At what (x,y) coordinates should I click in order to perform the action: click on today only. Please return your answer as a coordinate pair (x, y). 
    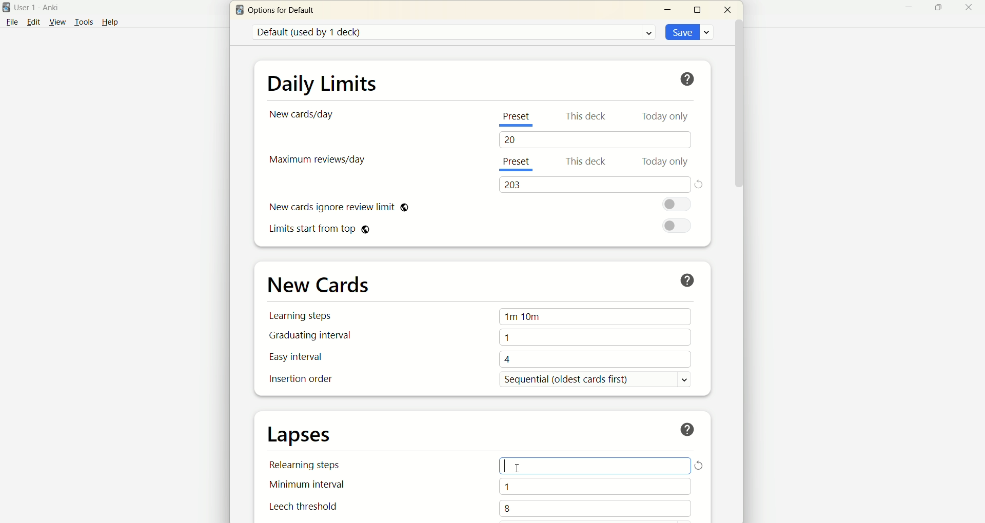
    Looking at the image, I should click on (666, 162).